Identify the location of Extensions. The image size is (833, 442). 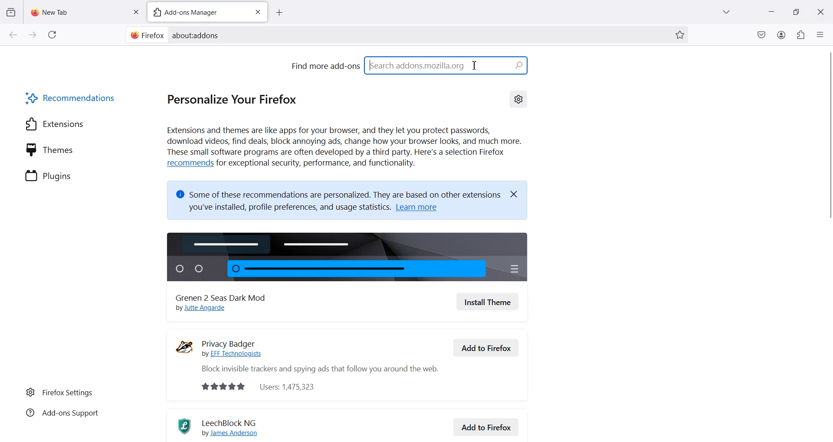
(55, 123).